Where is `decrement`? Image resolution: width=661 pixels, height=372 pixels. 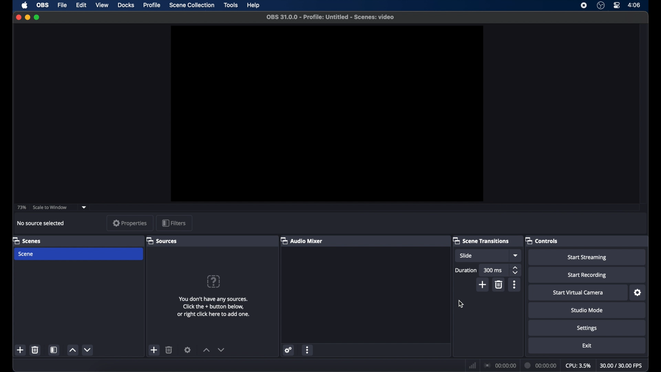
decrement is located at coordinates (222, 350).